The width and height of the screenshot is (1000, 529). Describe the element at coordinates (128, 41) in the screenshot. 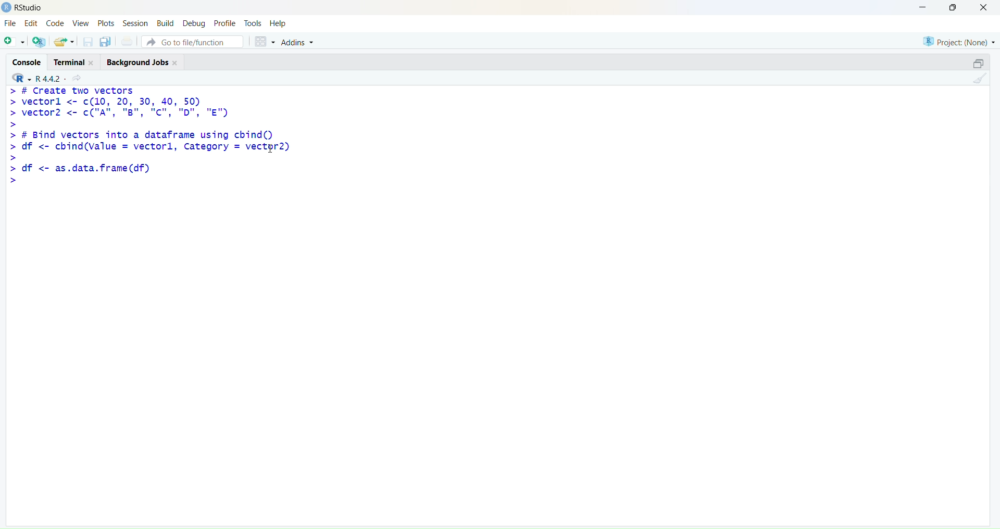

I see `print the current file` at that location.